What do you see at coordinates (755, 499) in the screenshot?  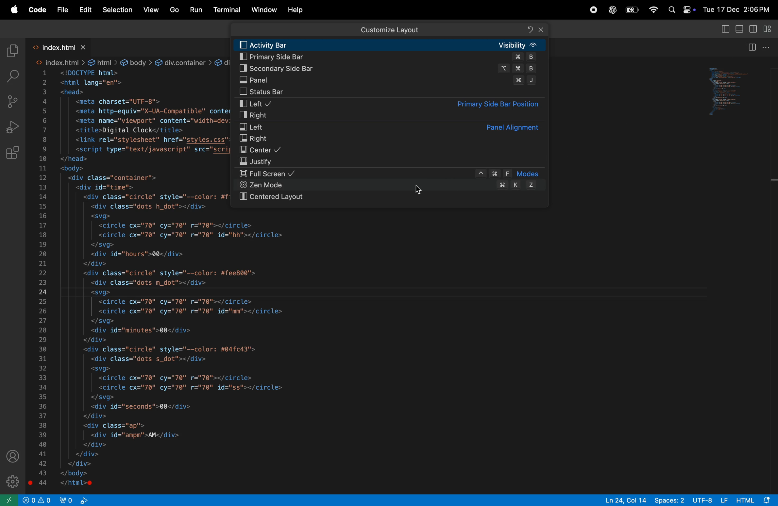 I see `html` at bounding box center [755, 499].